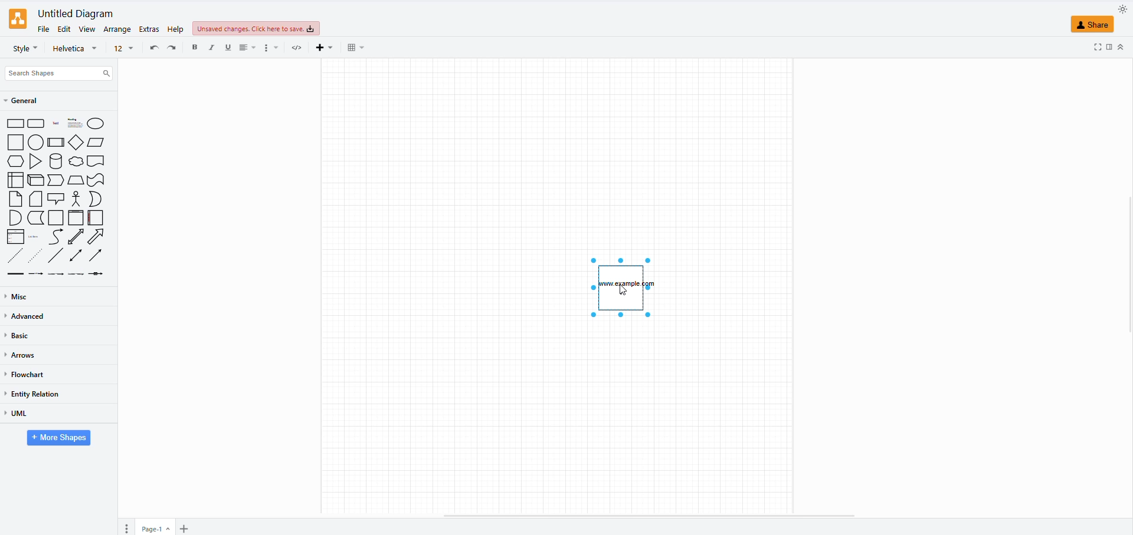  Describe the element at coordinates (25, 48) in the screenshot. I see `style` at that location.